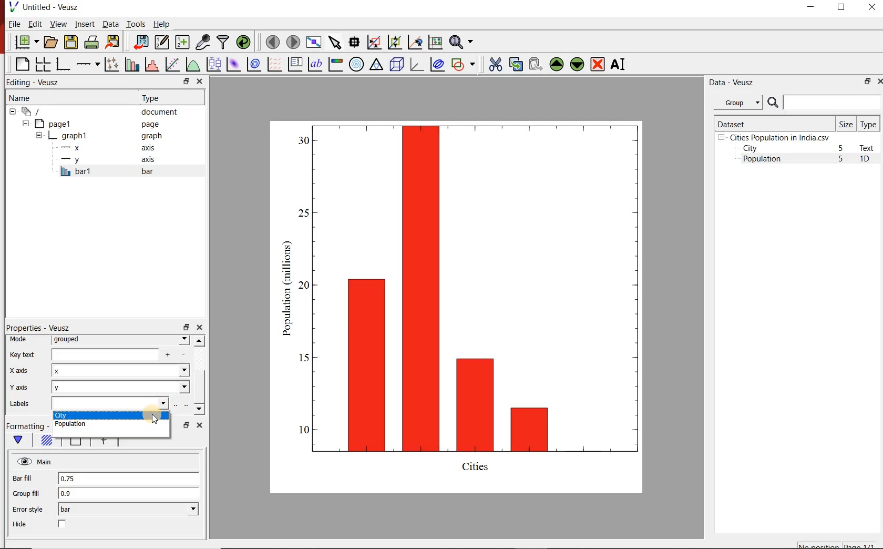 This screenshot has height=549, width=883. I want to click on bar1, so click(118, 171).